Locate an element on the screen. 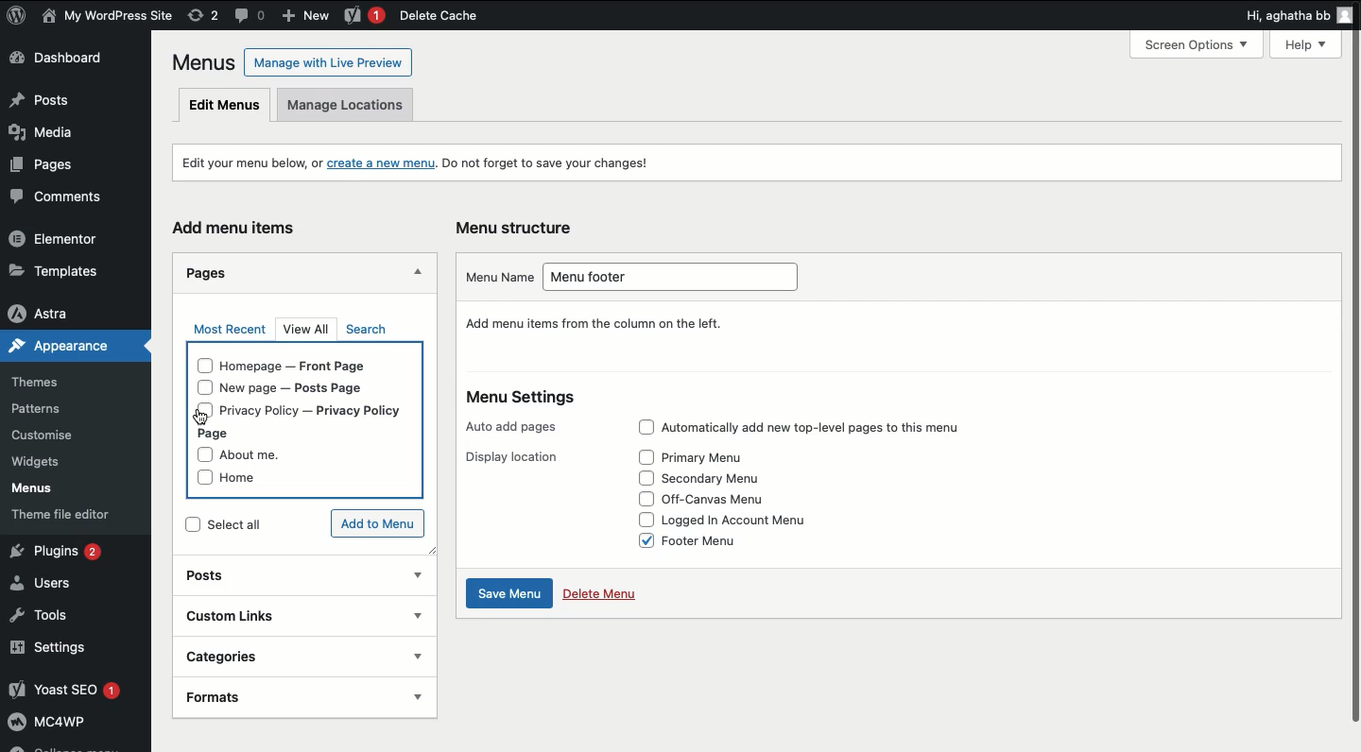  Add to menu is located at coordinates (371, 522).